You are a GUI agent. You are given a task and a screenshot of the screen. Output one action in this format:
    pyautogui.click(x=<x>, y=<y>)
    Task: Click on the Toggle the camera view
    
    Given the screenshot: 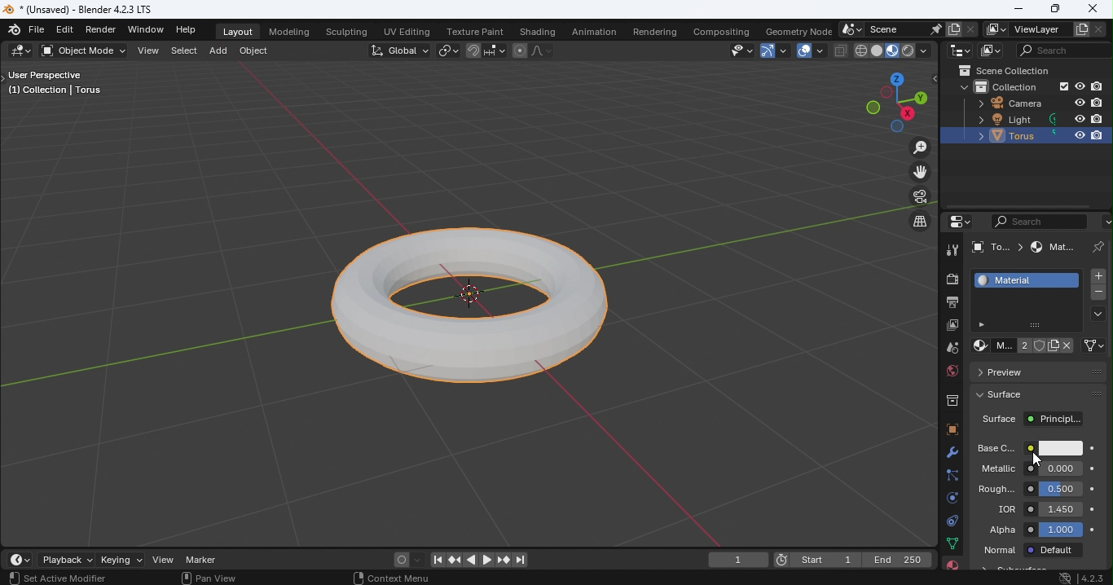 What is the action you would take?
    pyautogui.click(x=917, y=196)
    